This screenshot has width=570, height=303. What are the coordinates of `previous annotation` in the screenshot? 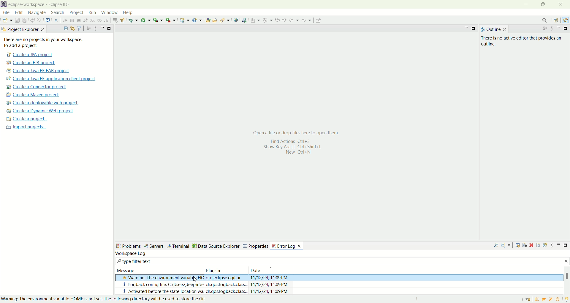 It's located at (267, 20).